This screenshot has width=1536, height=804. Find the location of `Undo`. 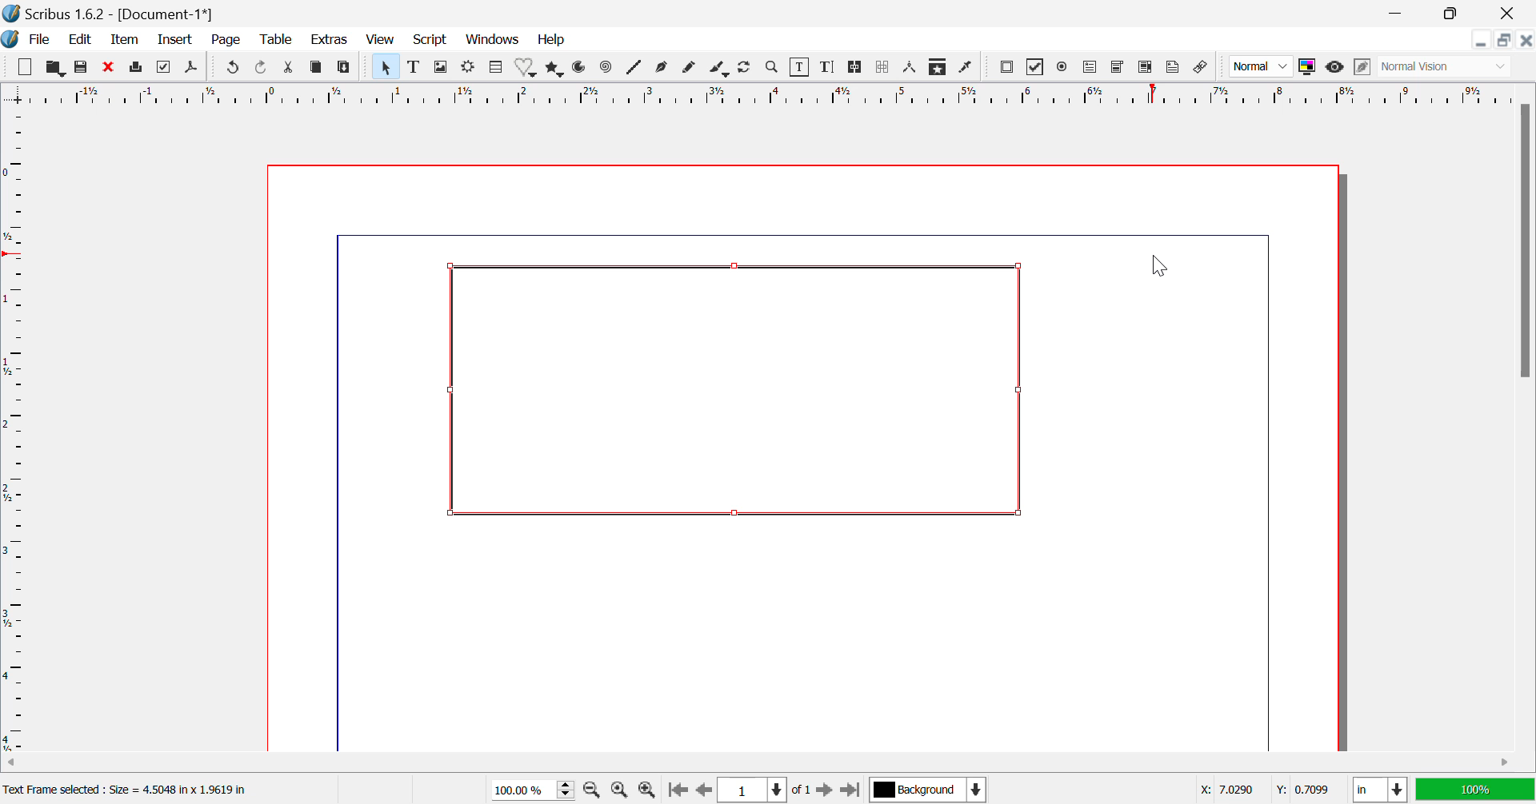

Undo is located at coordinates (231, 69).